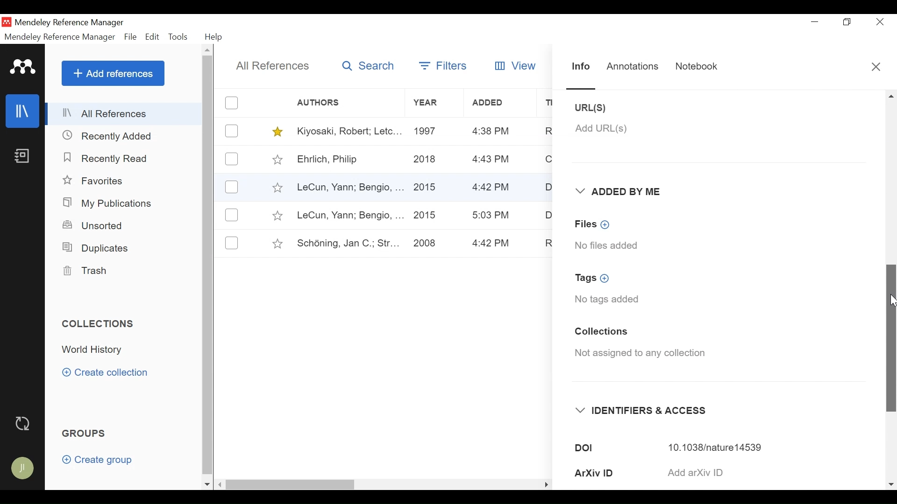 This screenshot has width=897, height=504. I want to click on Horizontal Scroll bar, so click(369, 484).